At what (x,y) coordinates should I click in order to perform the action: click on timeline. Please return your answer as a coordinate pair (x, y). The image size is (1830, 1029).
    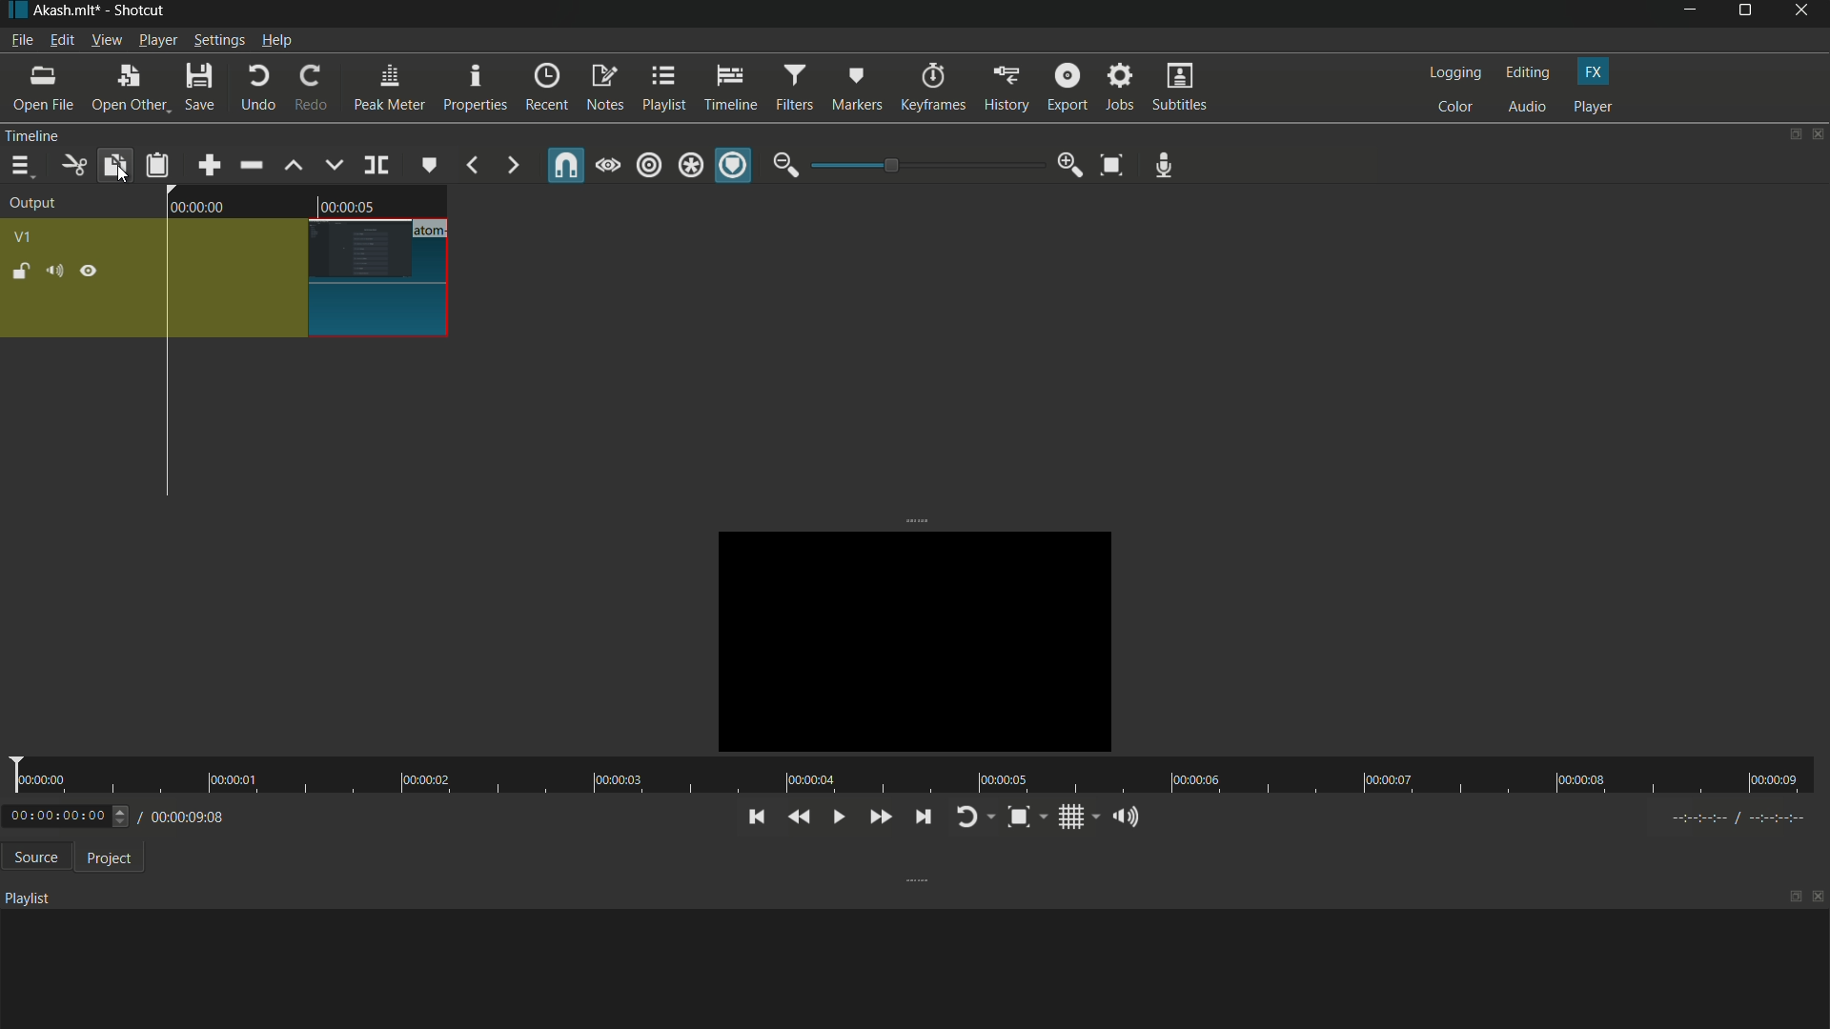
    Looking at the image, I should click on (730, 86).